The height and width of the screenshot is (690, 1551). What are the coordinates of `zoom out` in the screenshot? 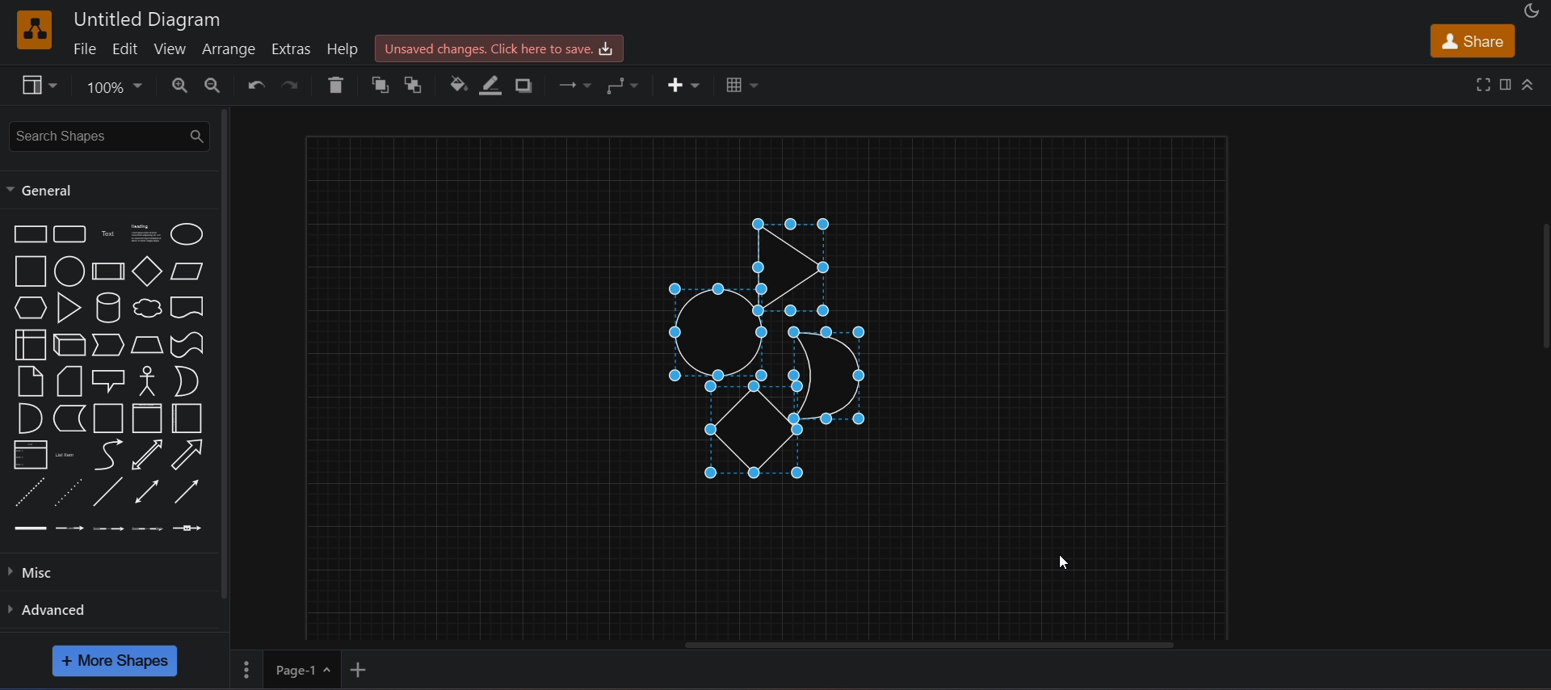 It's located at (215, 85).